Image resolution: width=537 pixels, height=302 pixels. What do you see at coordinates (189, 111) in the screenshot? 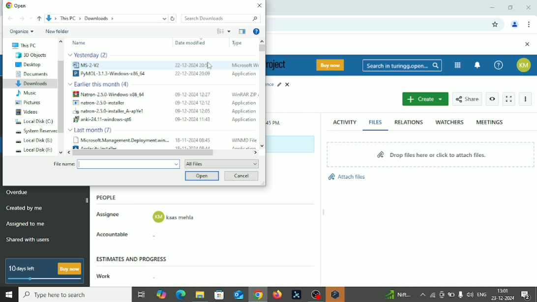
I see `09-12-2004 1205` at bounding box center [189, 111].